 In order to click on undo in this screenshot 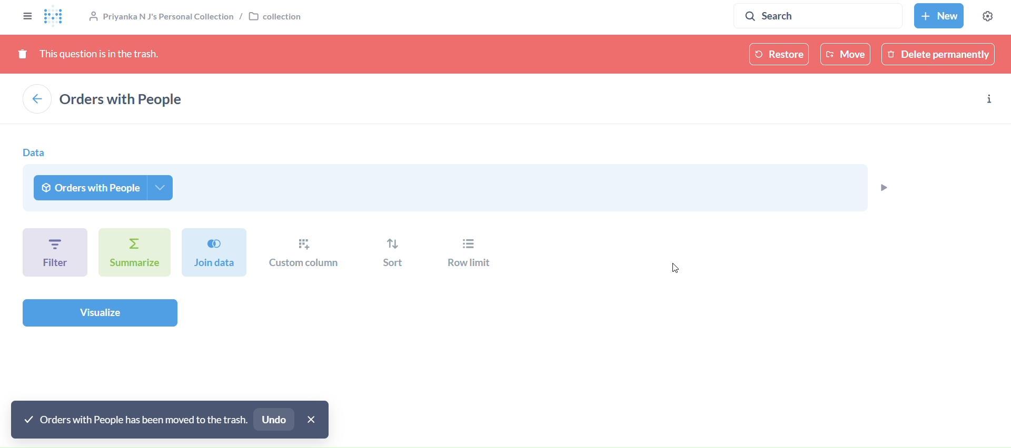, I will do `click(174, 420)`.